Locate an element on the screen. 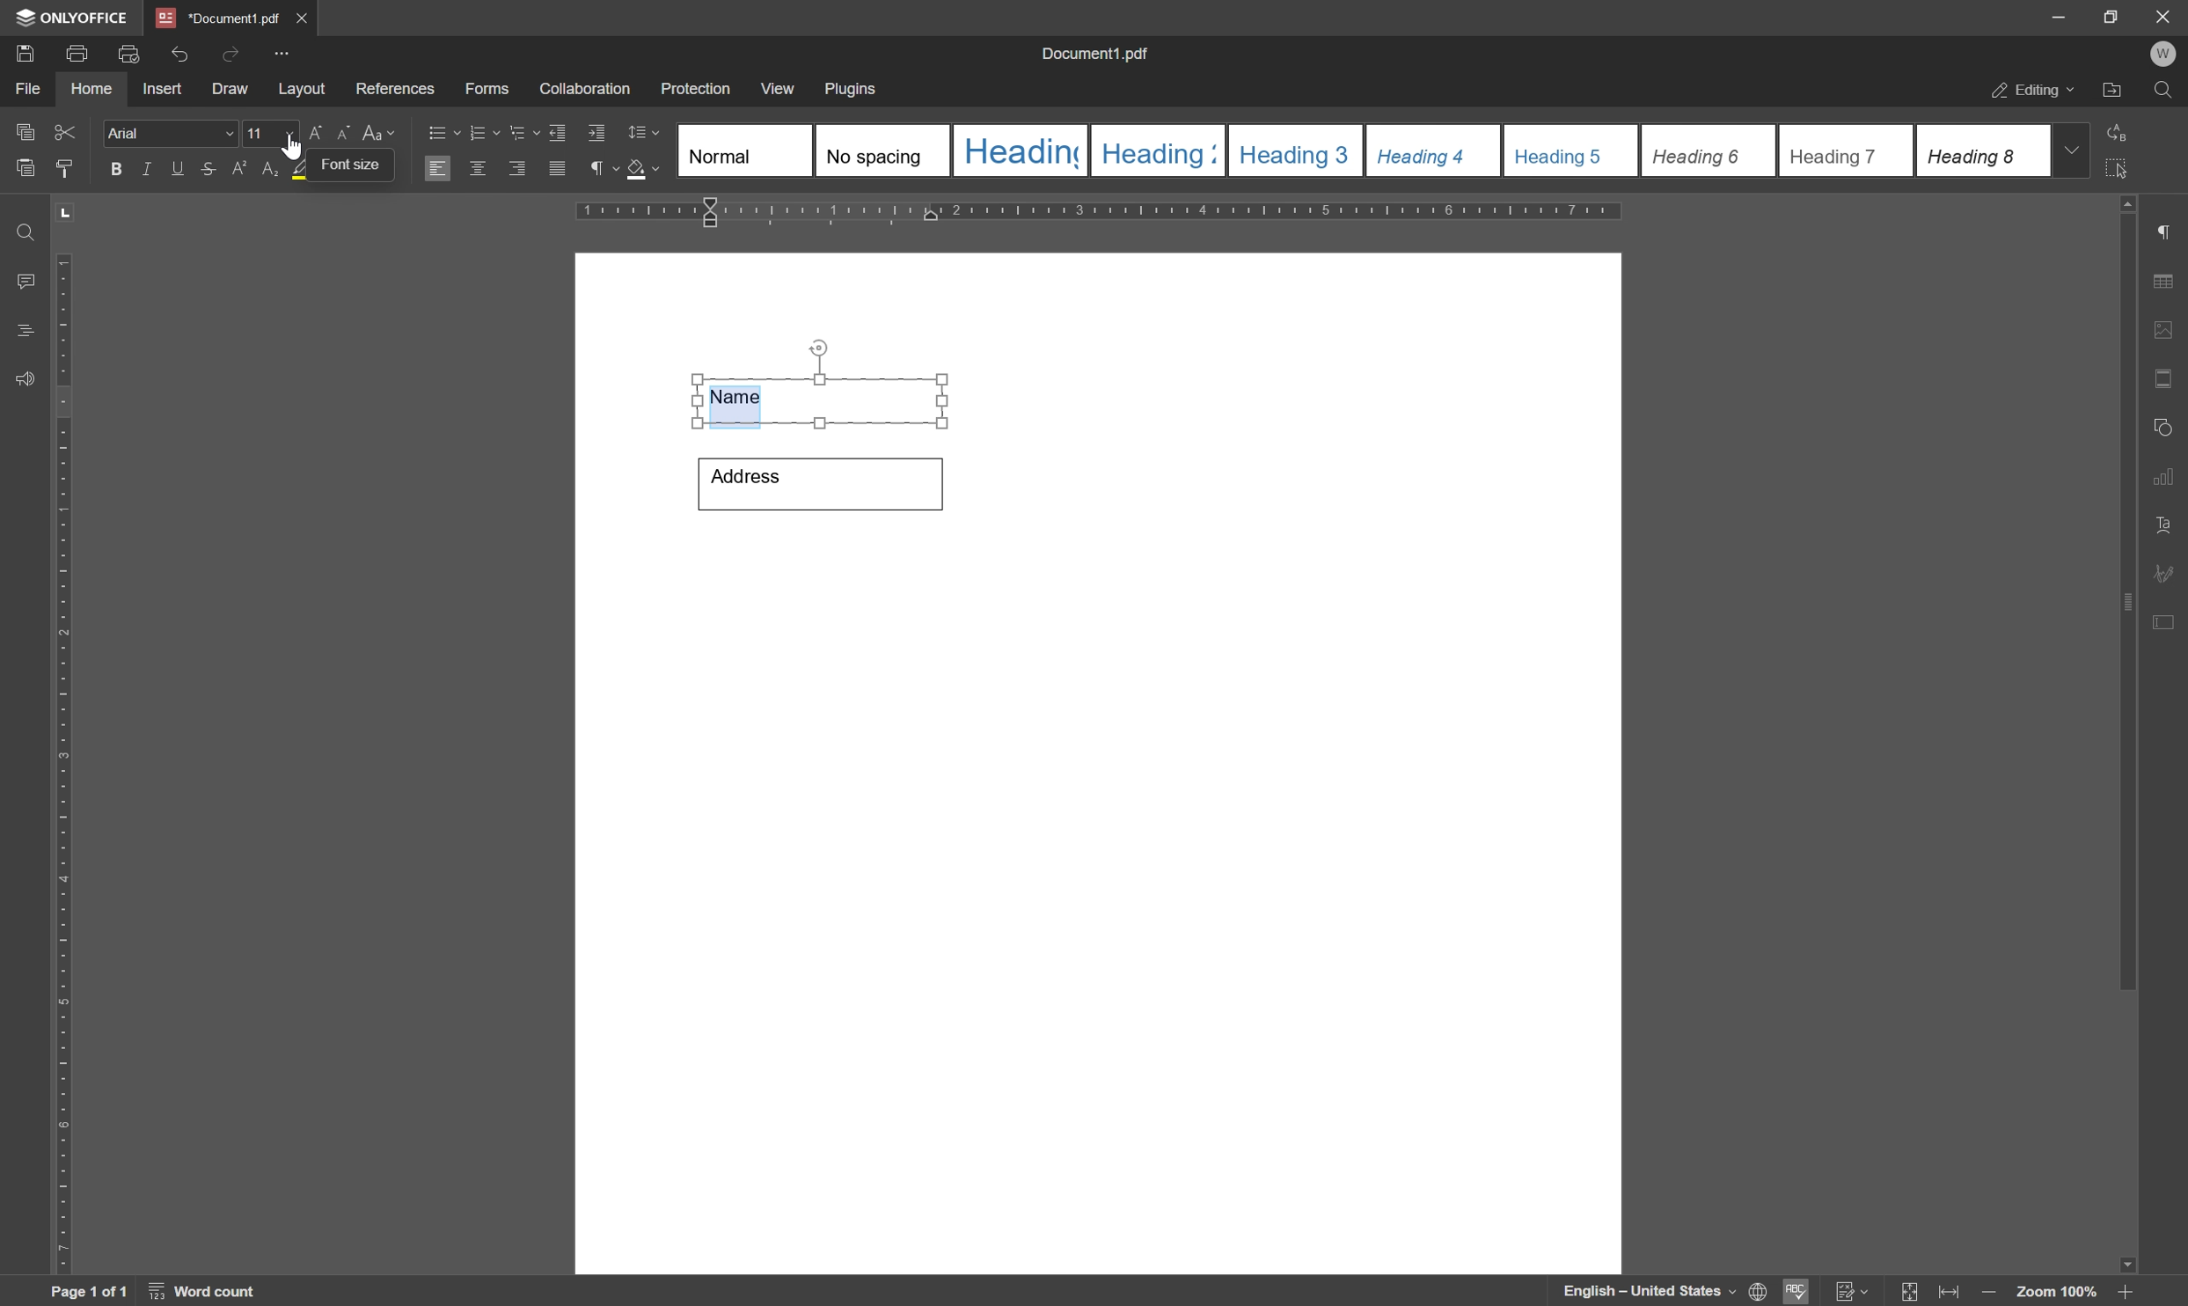  ruler is located at coordinates (1107, 213).